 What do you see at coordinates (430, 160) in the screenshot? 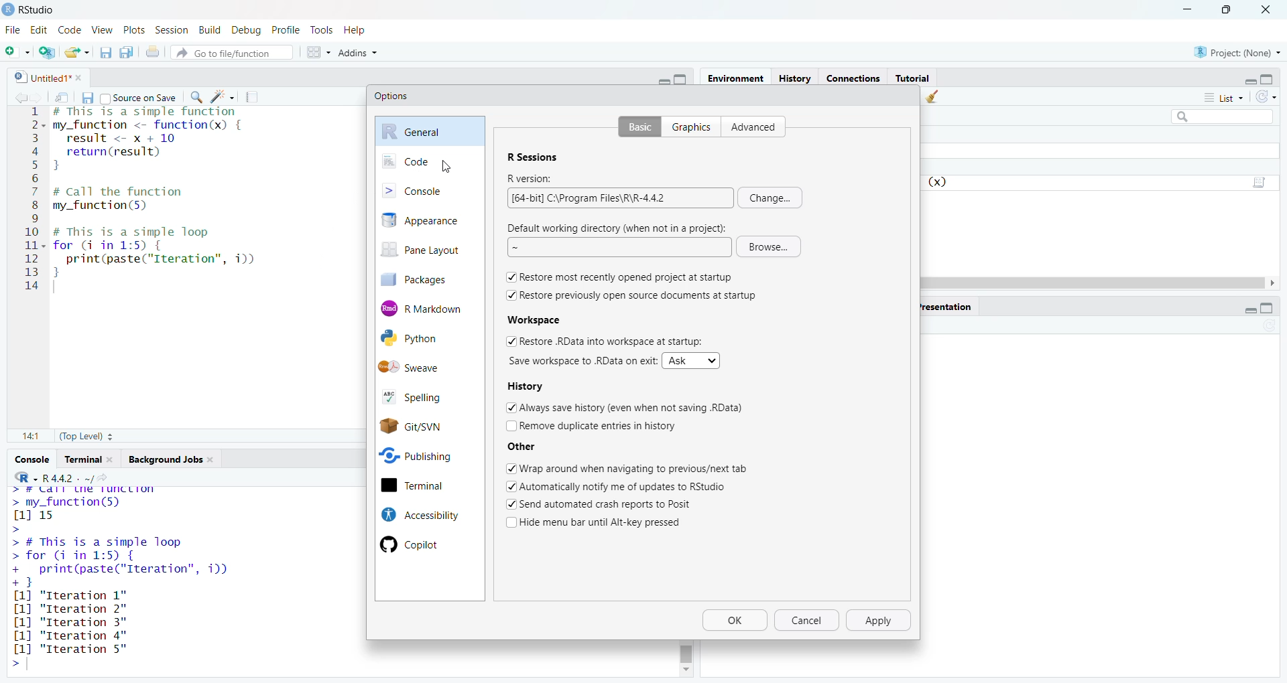
I see `code` at bounding box center [430, 160].